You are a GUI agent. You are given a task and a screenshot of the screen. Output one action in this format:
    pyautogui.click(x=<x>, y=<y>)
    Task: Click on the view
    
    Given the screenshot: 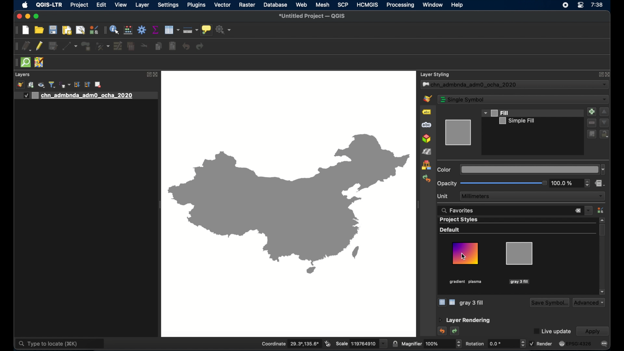 What is the action you would take?
    pyautogui.click(x=121, y=5)
    